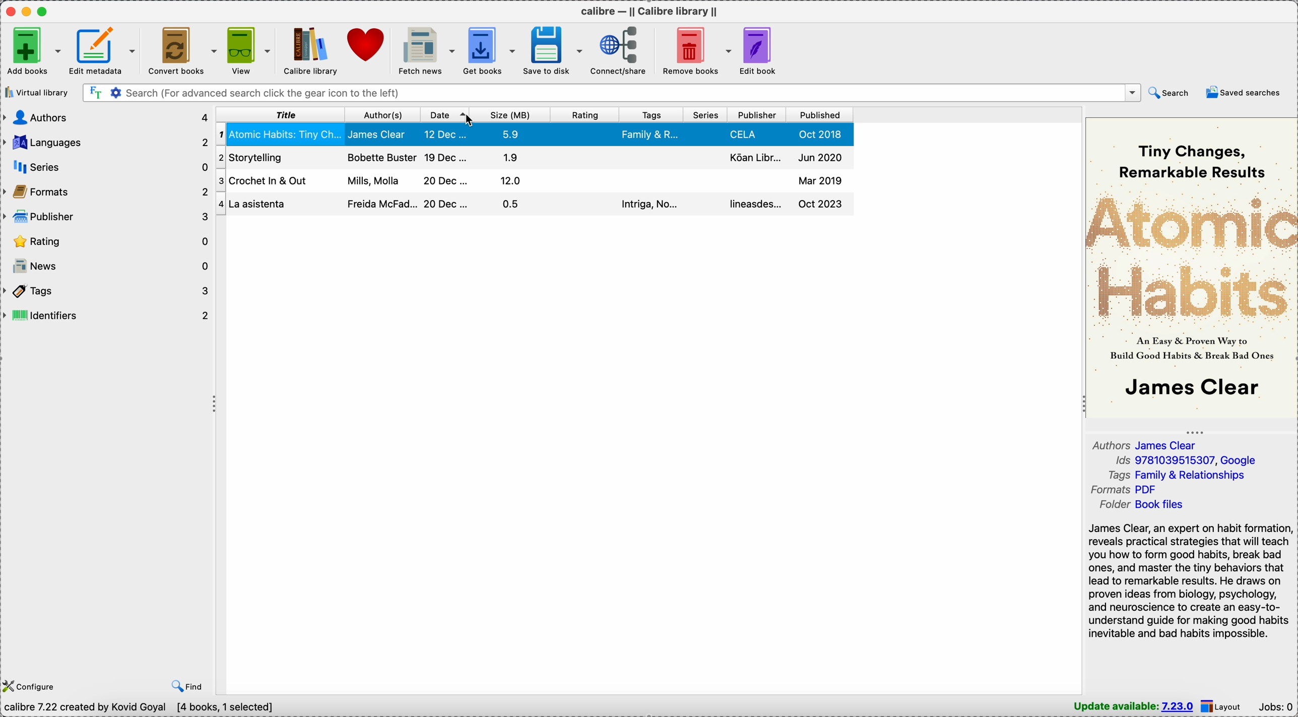  What do you see at coordinates (534, 205) in the screenshot?
I see `storytellig book details` at bounding box center [534, 205].